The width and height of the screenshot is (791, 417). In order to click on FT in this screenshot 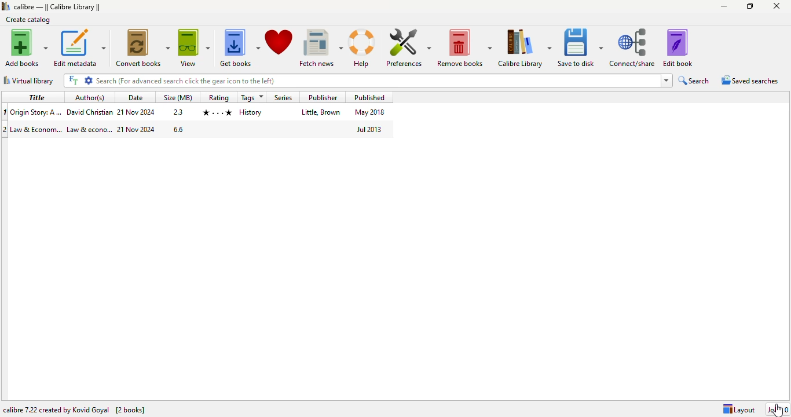, I will do `click(74, 80)`.